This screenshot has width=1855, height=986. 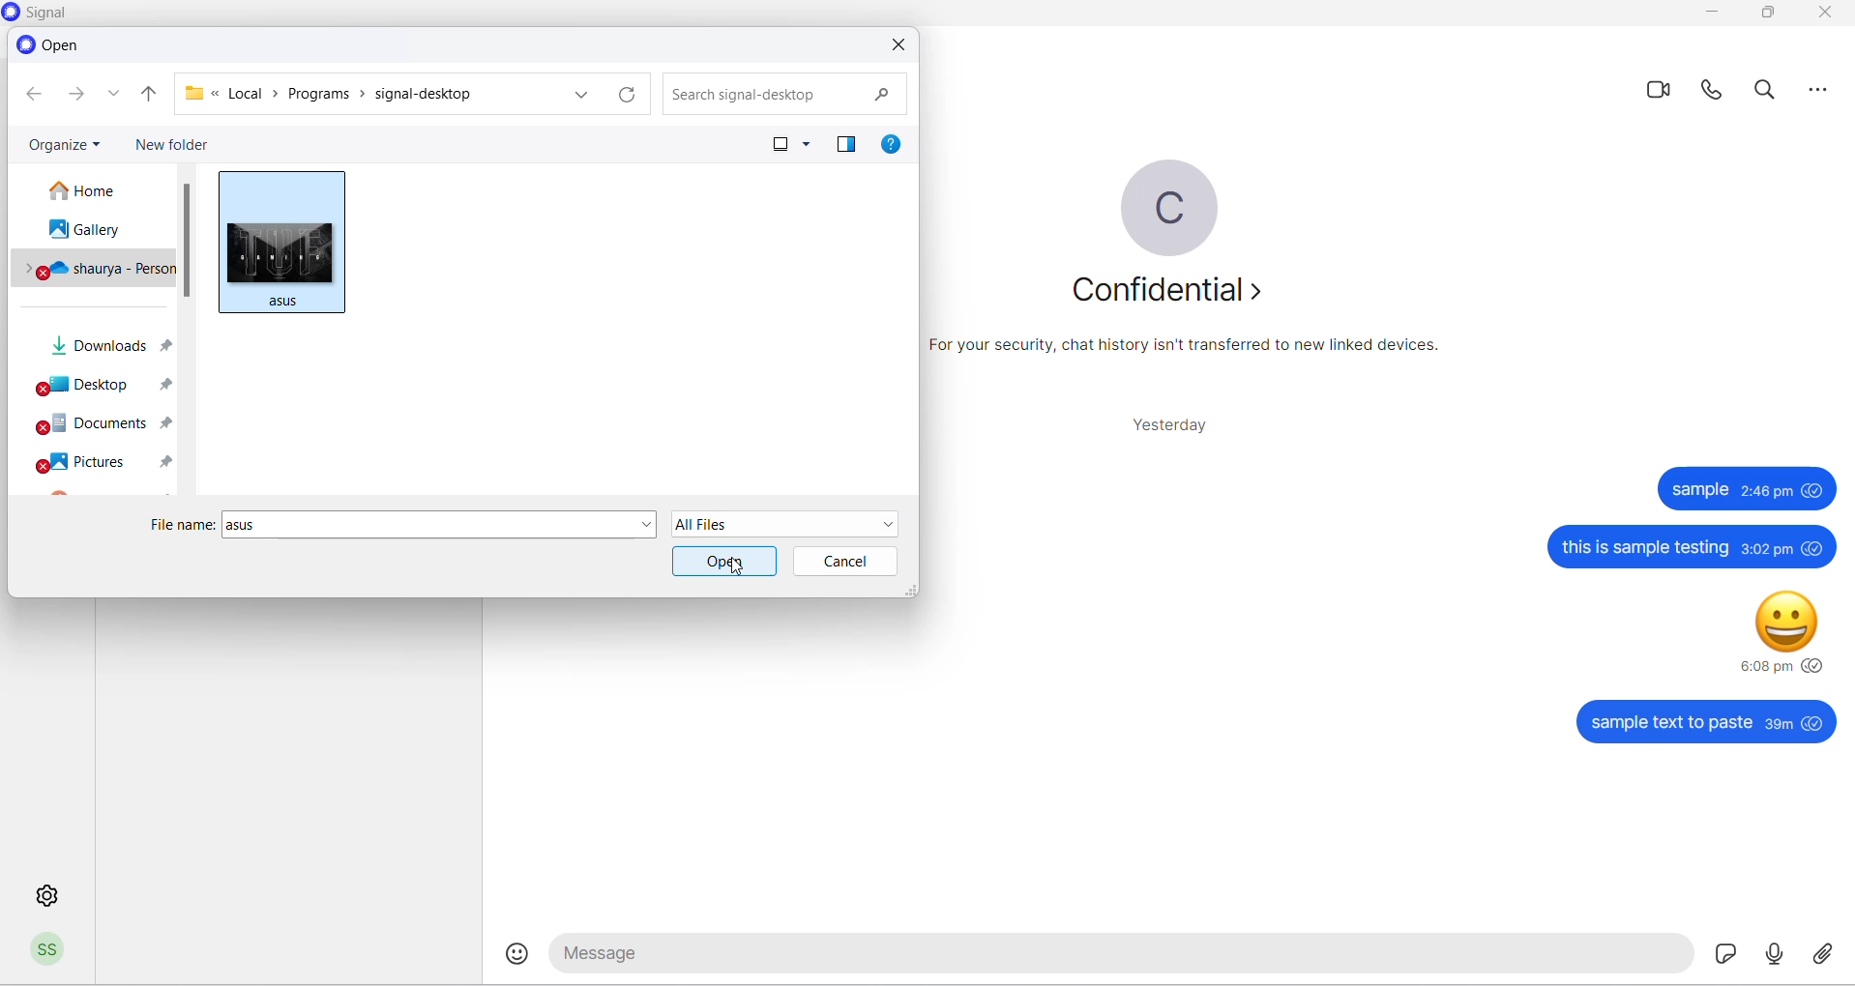 I want to click on application name and logo, so click(x=53, y=14).